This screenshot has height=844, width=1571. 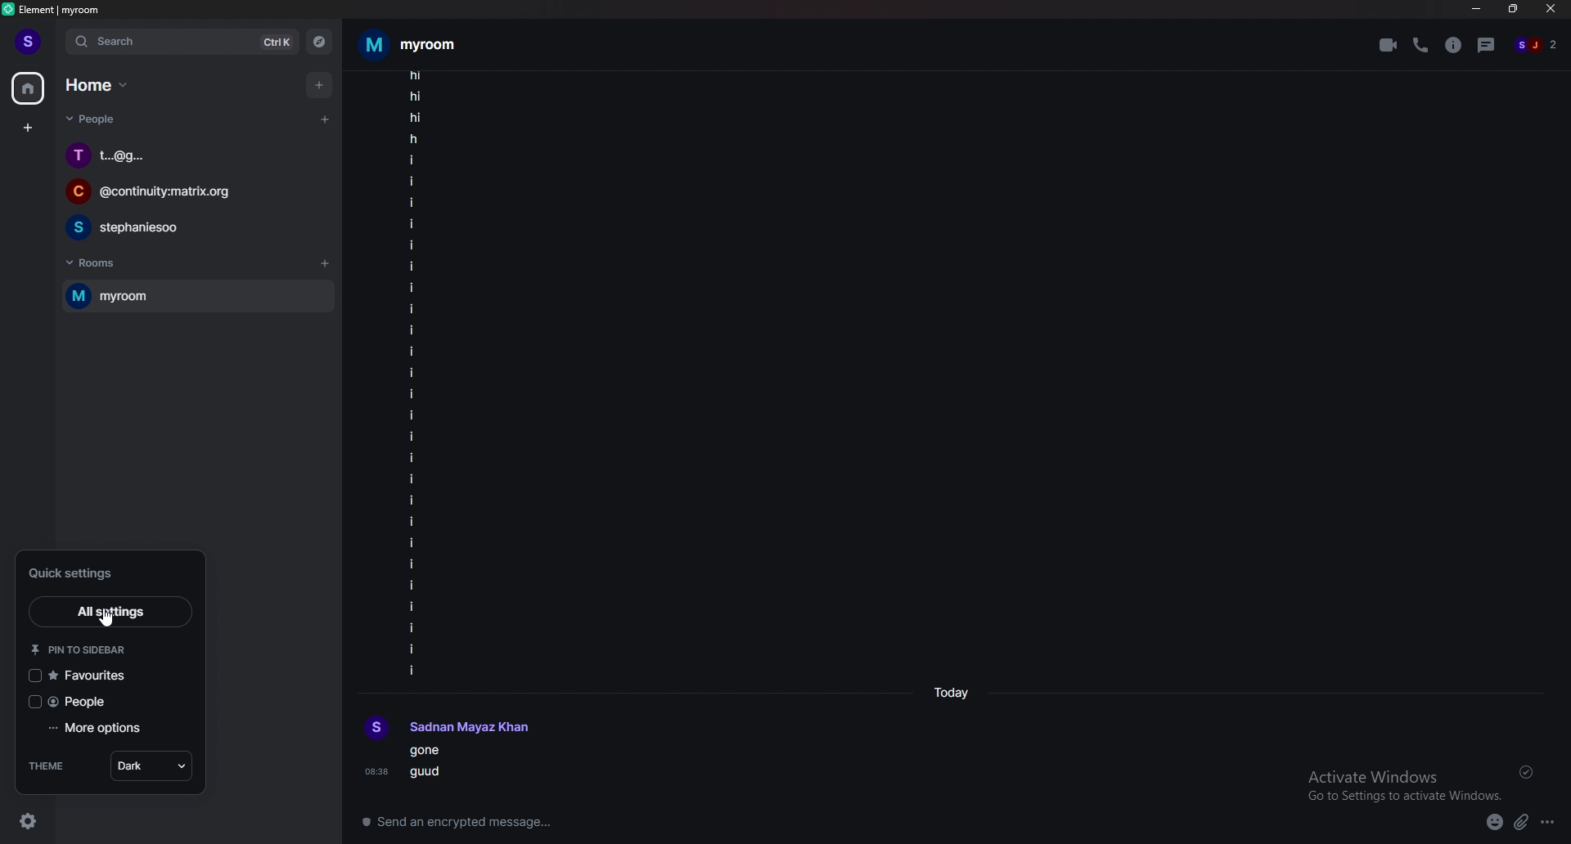 What do you see at coordinates (153, 765) in the screenshot?
I see `dark` at bounding box center [153, 765].